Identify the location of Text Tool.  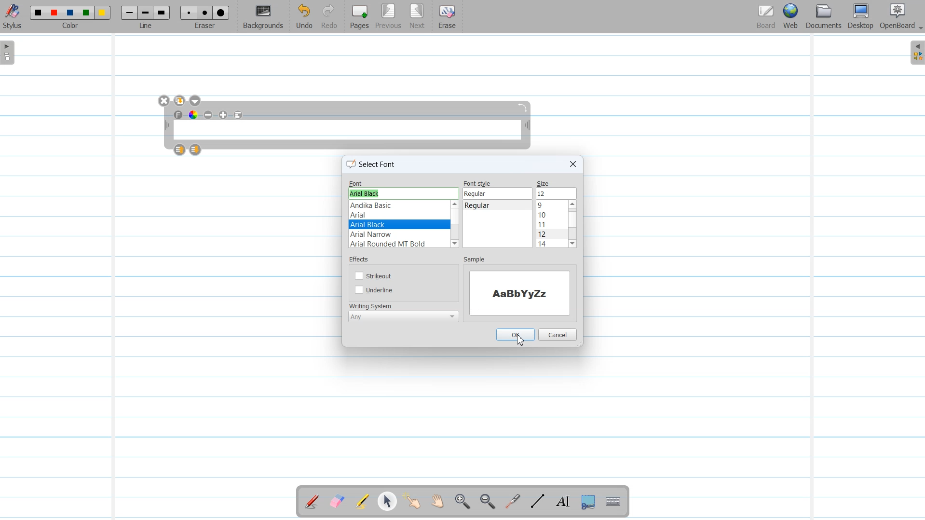
(561, 502).